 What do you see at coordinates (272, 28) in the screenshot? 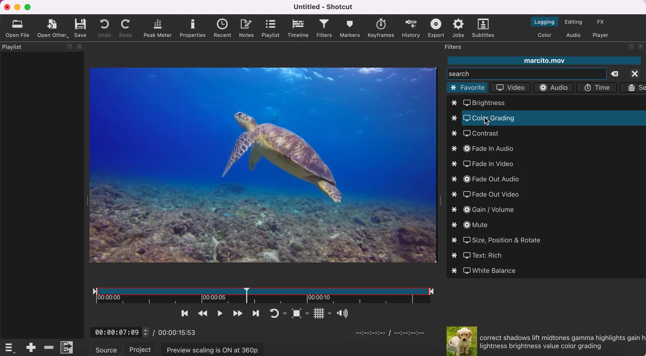
I see `playlist` at bounding box center [272, 28].